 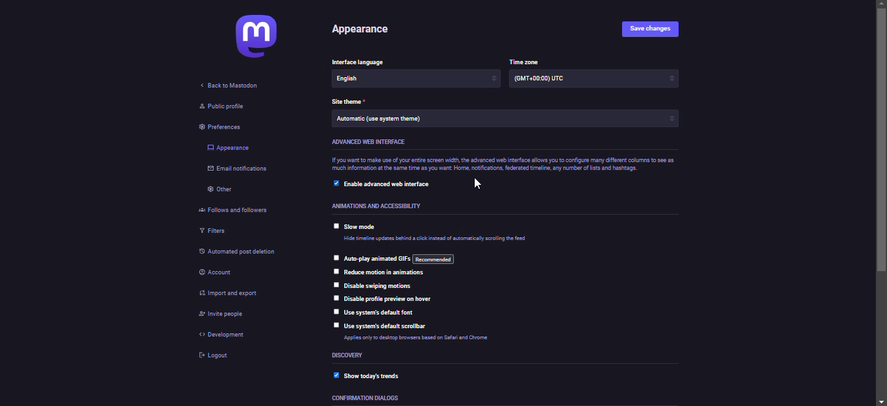 I want to click on Animations and accessibility, so click(x=377, y=206).